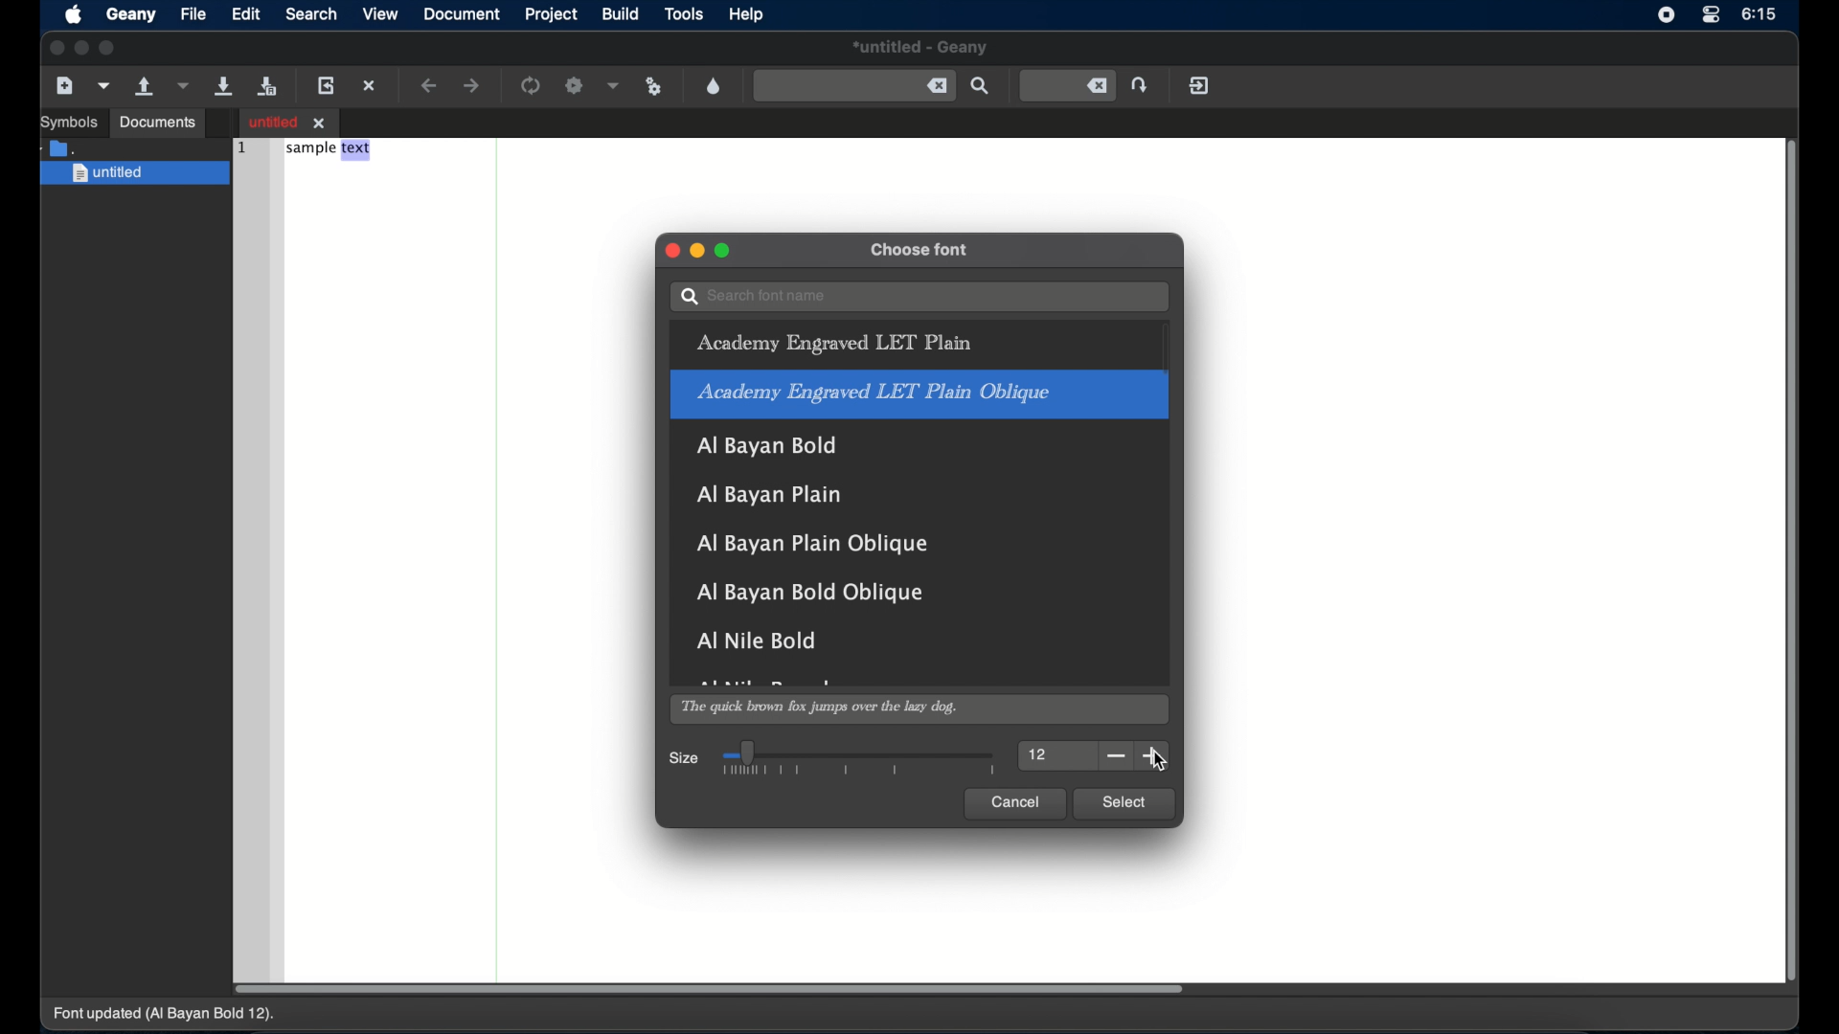 The image size is (1839, 1034). I want to click on navigate backward a location, so click(430, 86).